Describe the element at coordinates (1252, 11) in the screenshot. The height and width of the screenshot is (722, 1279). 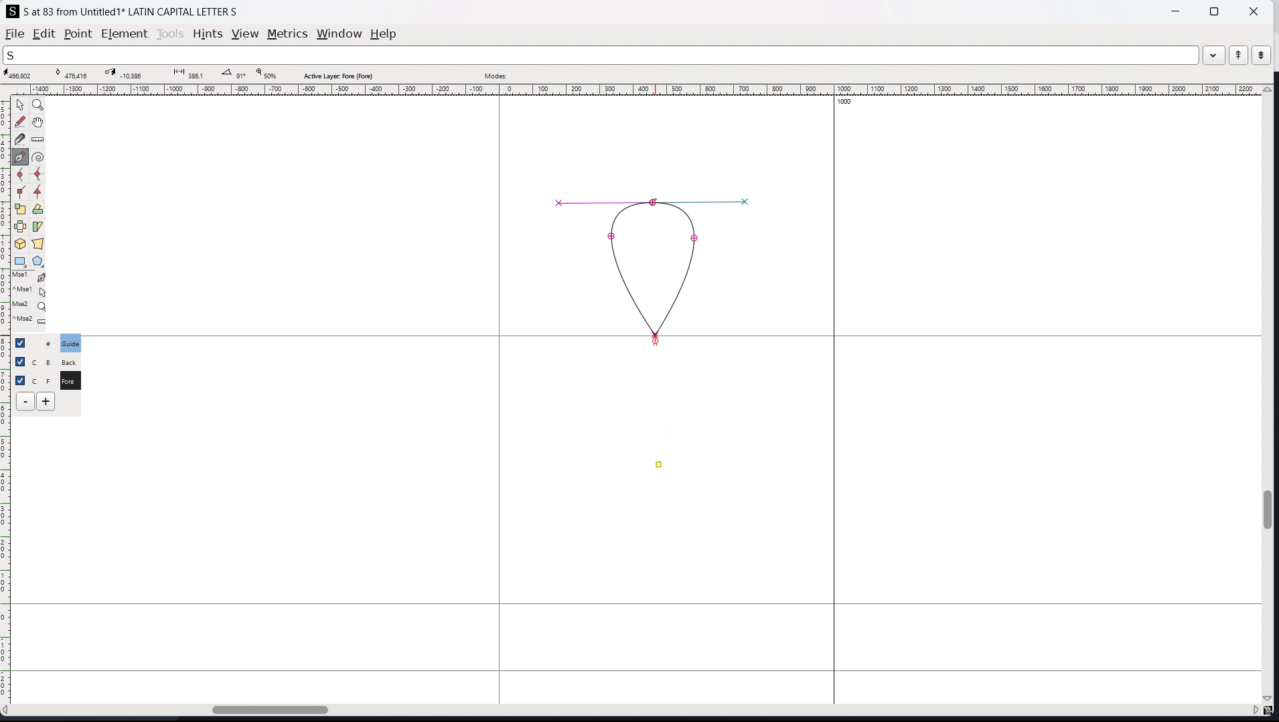
I see `close` at that location.